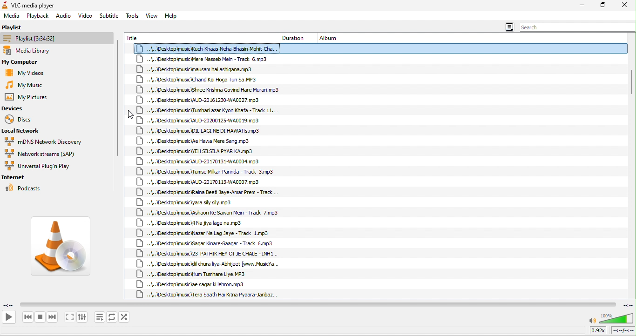 This screenshot has width=636, height=336. What do you see at coordinates (69, 318) in the screenshot?
I see `toggle the video in  fullscreen` at bounding box center [69, 318].